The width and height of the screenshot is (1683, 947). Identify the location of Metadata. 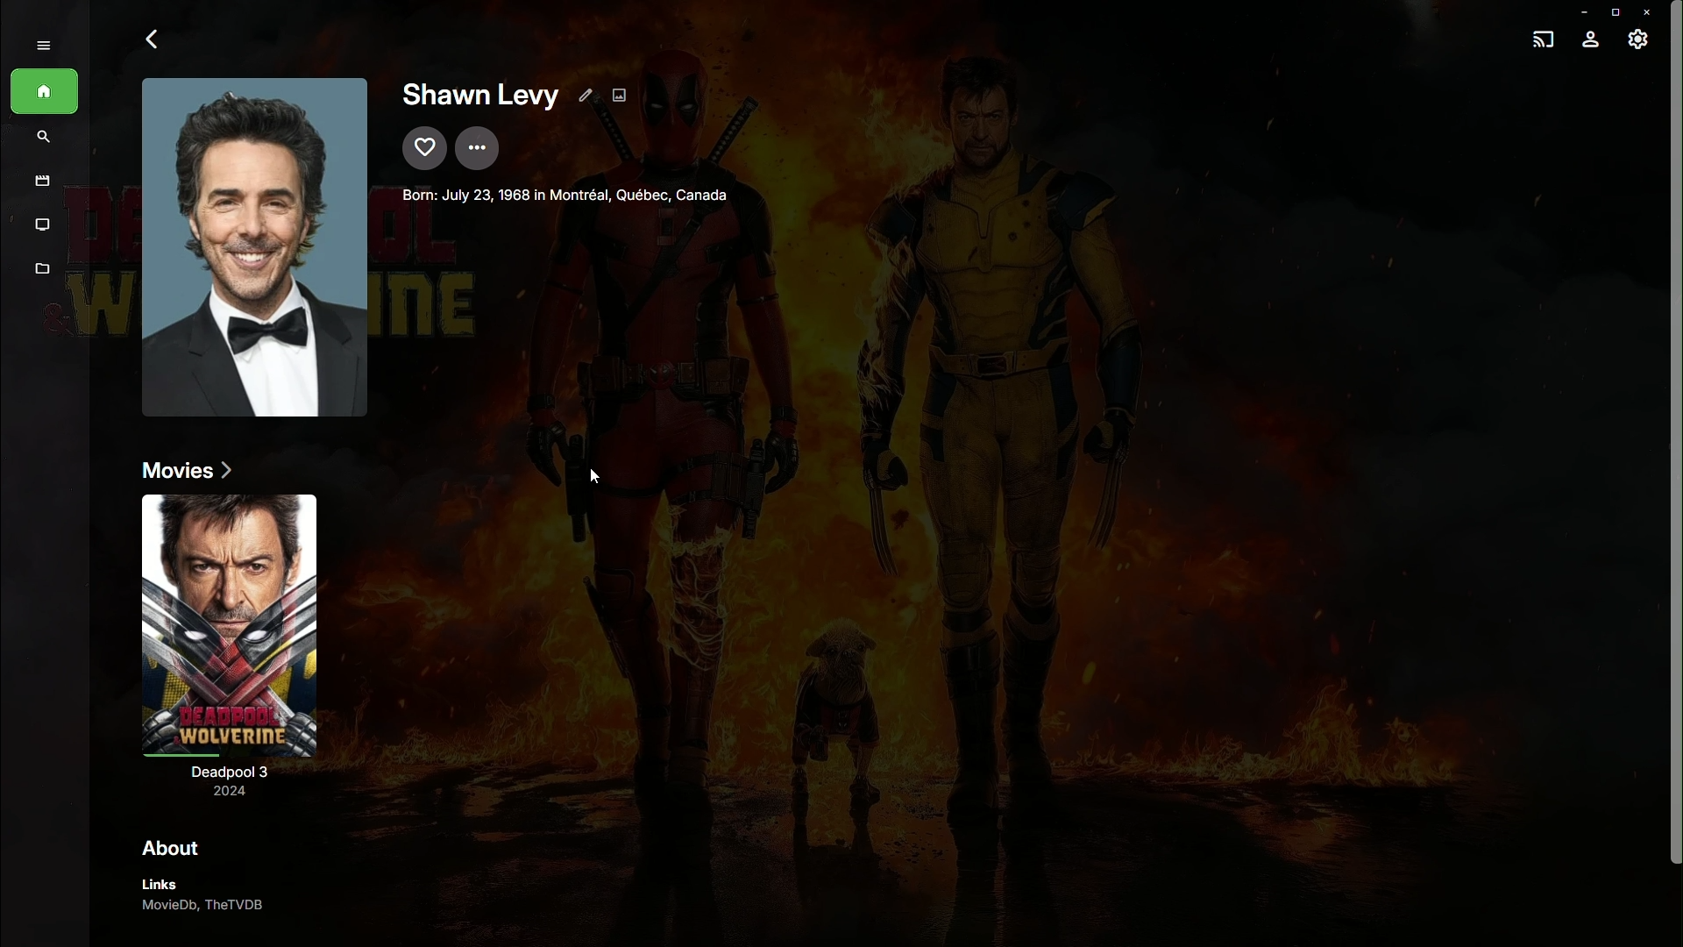
(39, 272).